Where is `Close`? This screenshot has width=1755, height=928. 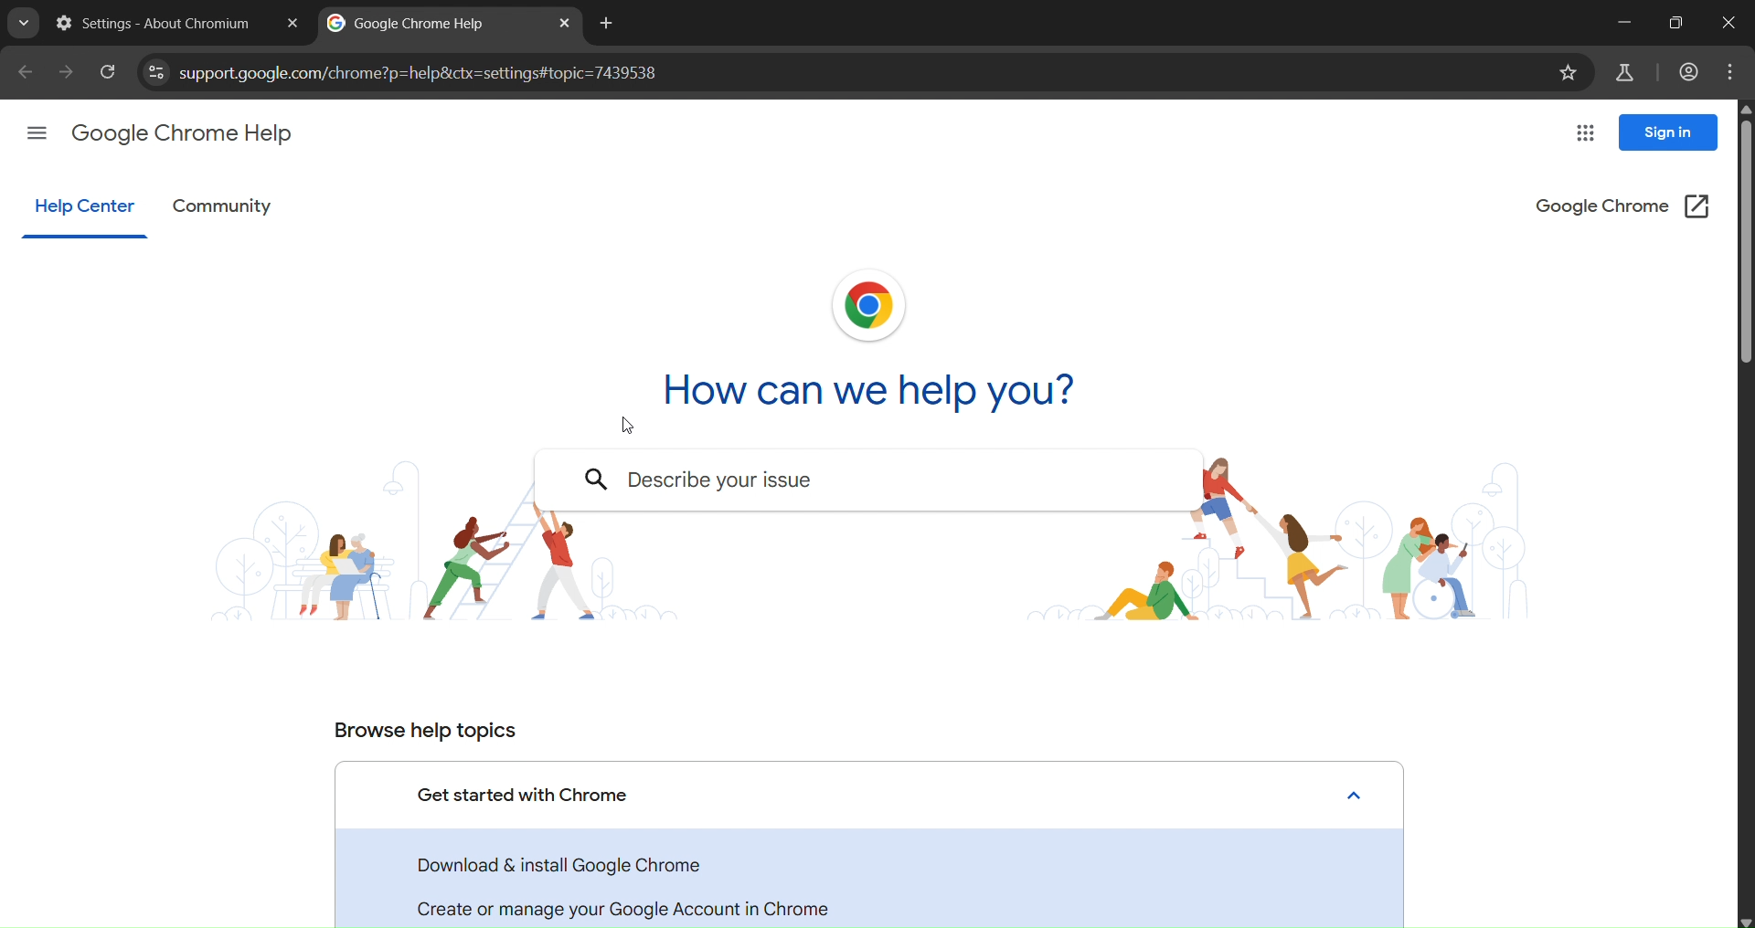
Close is located at coordinates (1360, 793).